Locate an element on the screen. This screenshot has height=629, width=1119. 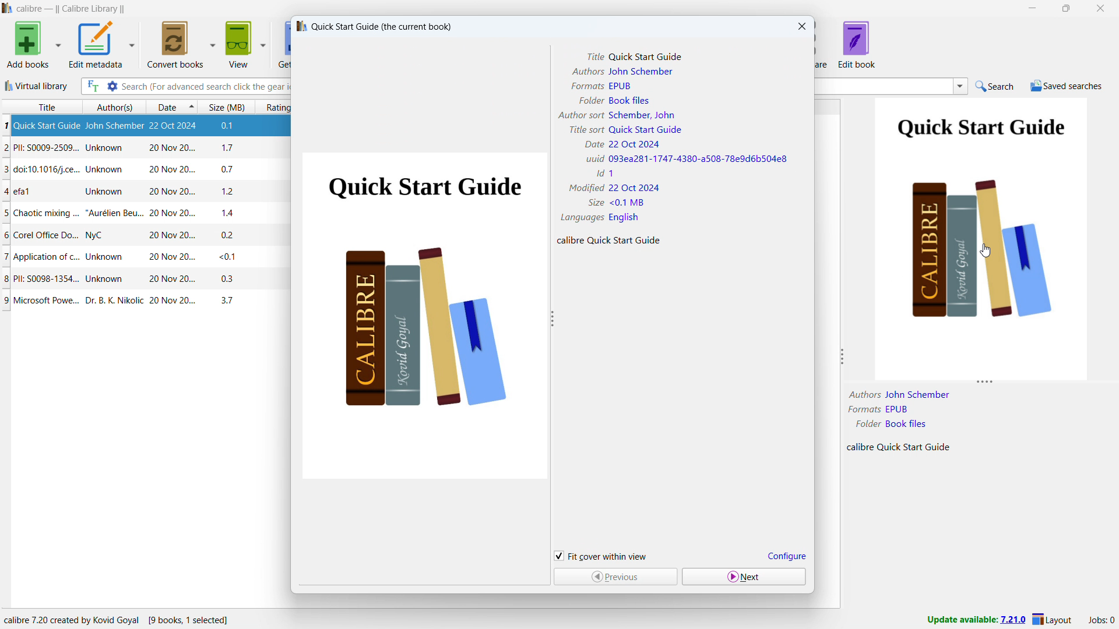
Application of c... Unknown is located at coordinates (62, 258).